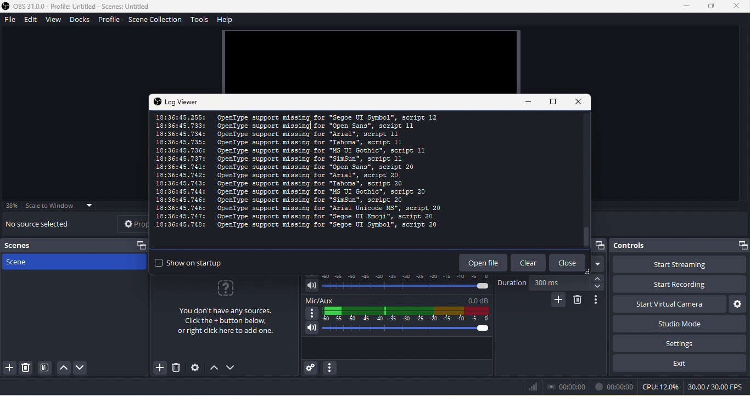  What do you see at coordinates (570, 284) in the screenshot?
I see `300 ms` at bounding box center [570, 284].